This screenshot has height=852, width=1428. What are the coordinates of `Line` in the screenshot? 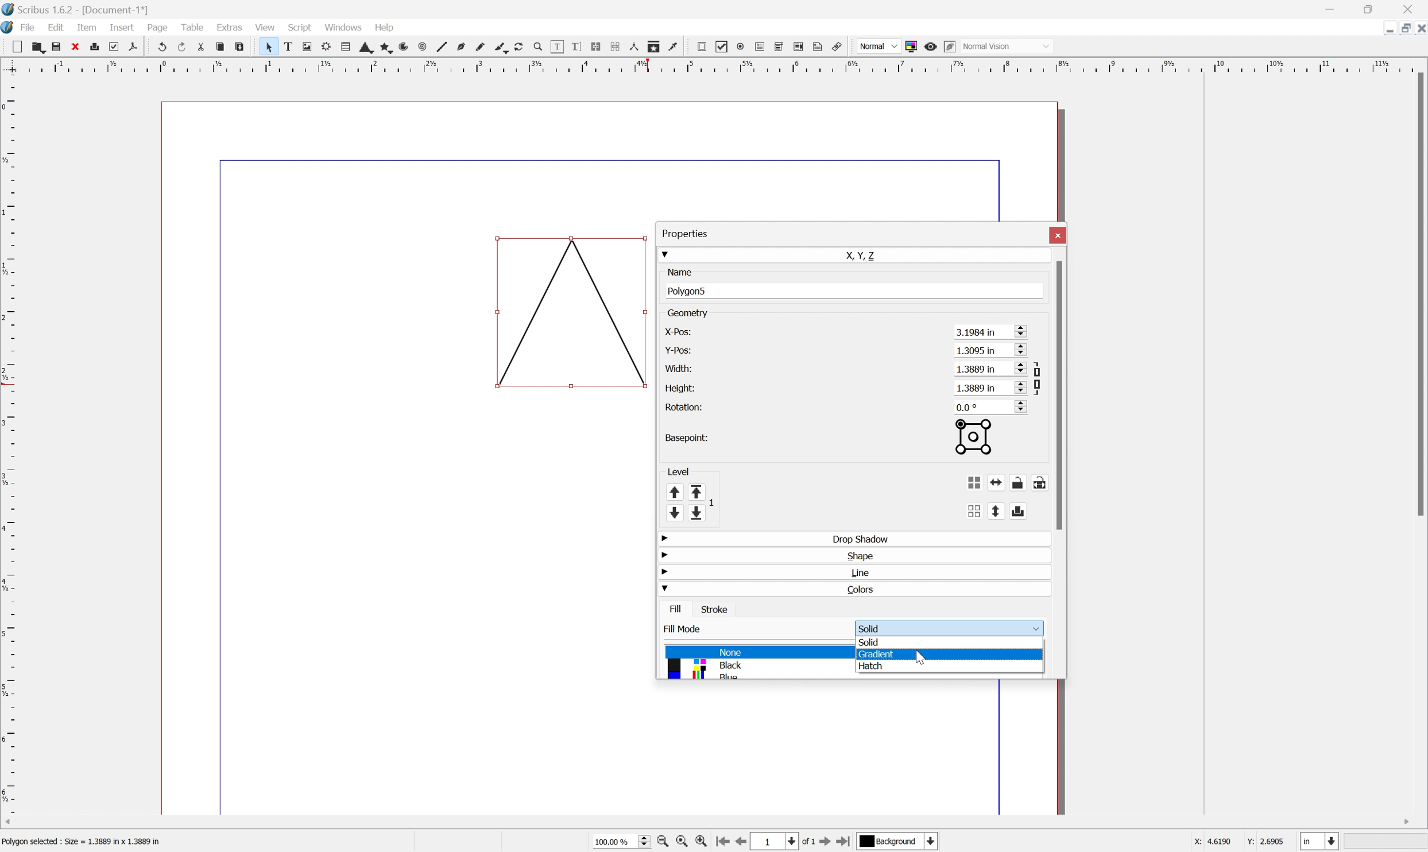 It's located at (440, 47).